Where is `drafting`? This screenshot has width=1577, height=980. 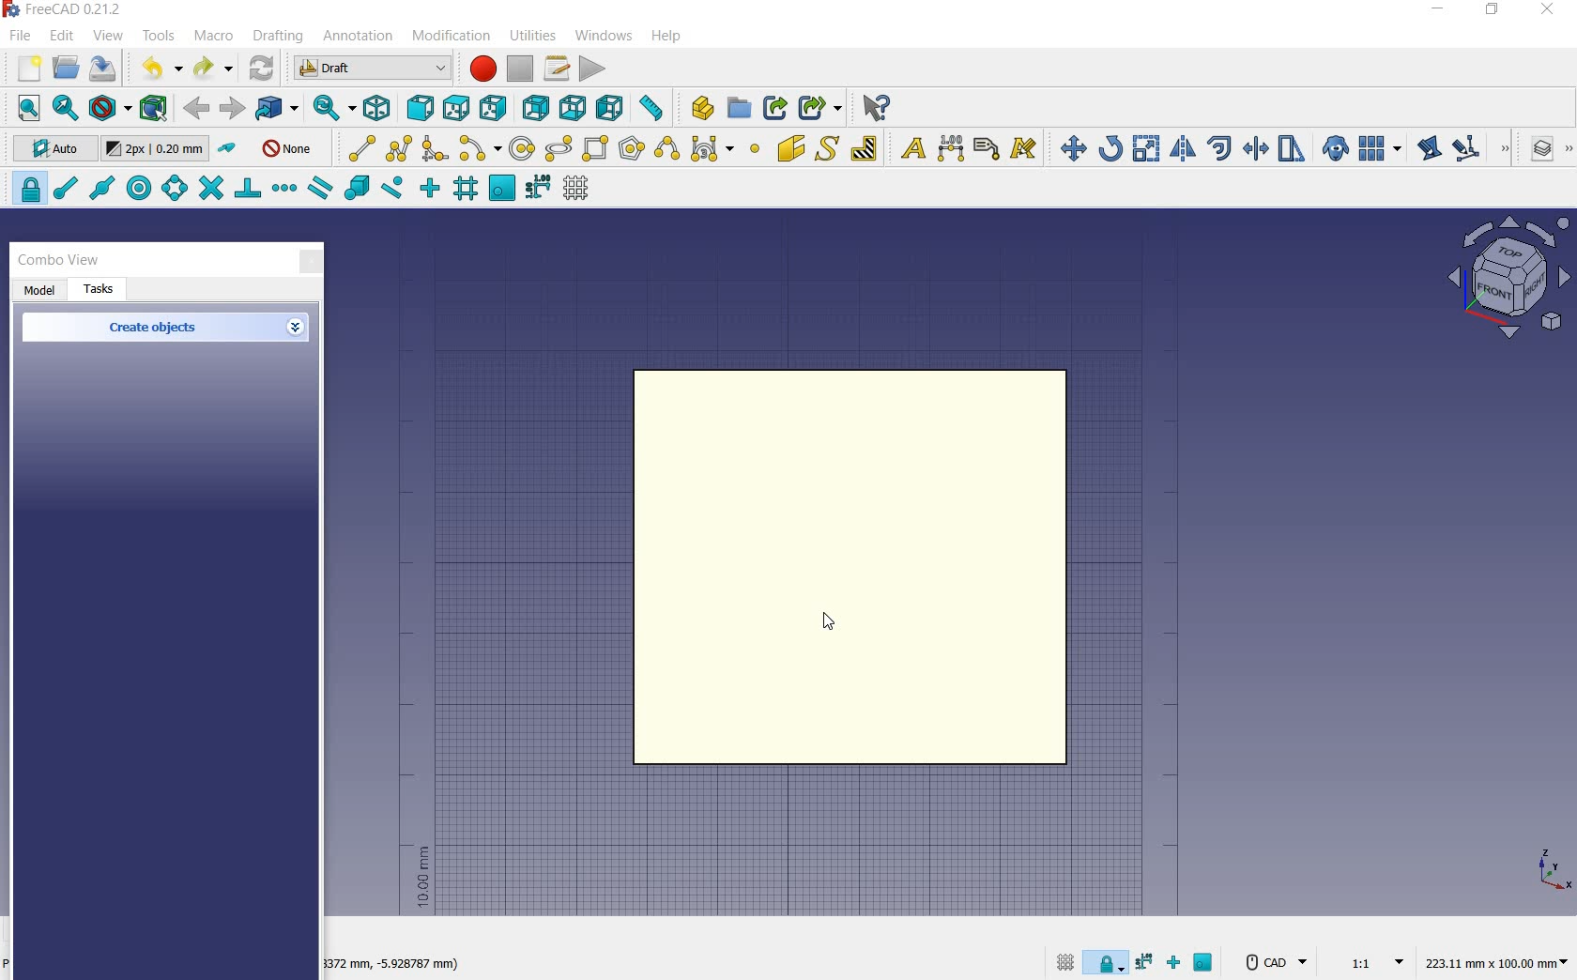
drafting is located at coordinates (279, 37).